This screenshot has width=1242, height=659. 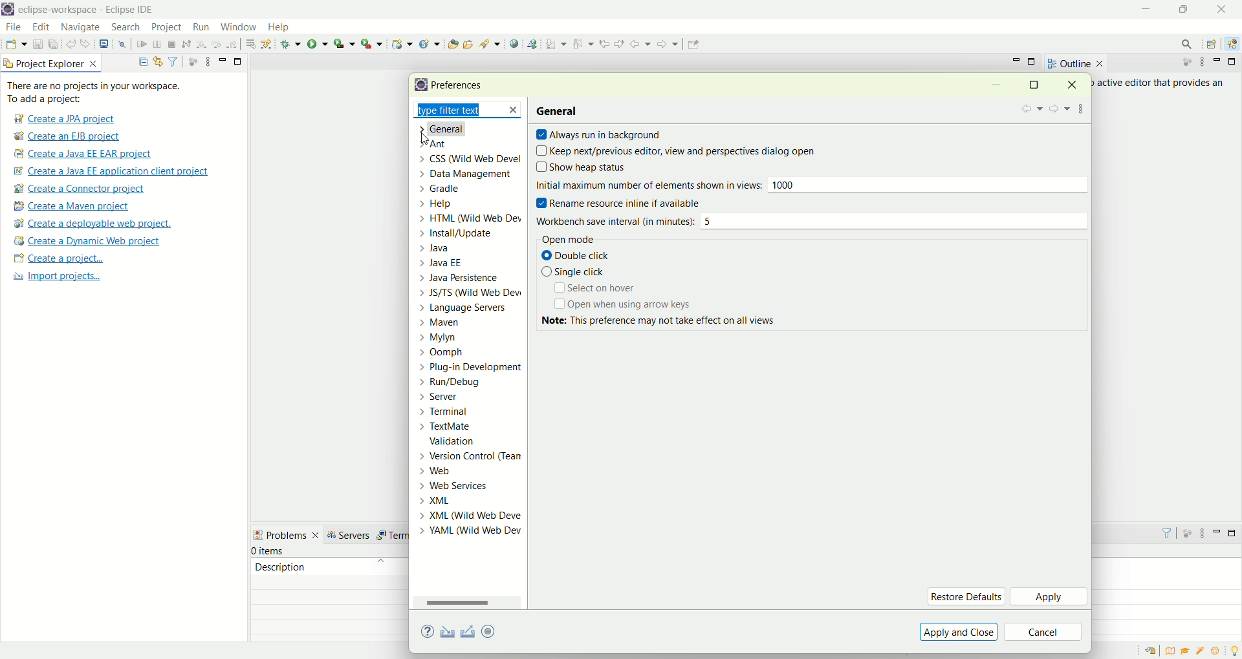 I want to click on help, so click(x=430, y=633).